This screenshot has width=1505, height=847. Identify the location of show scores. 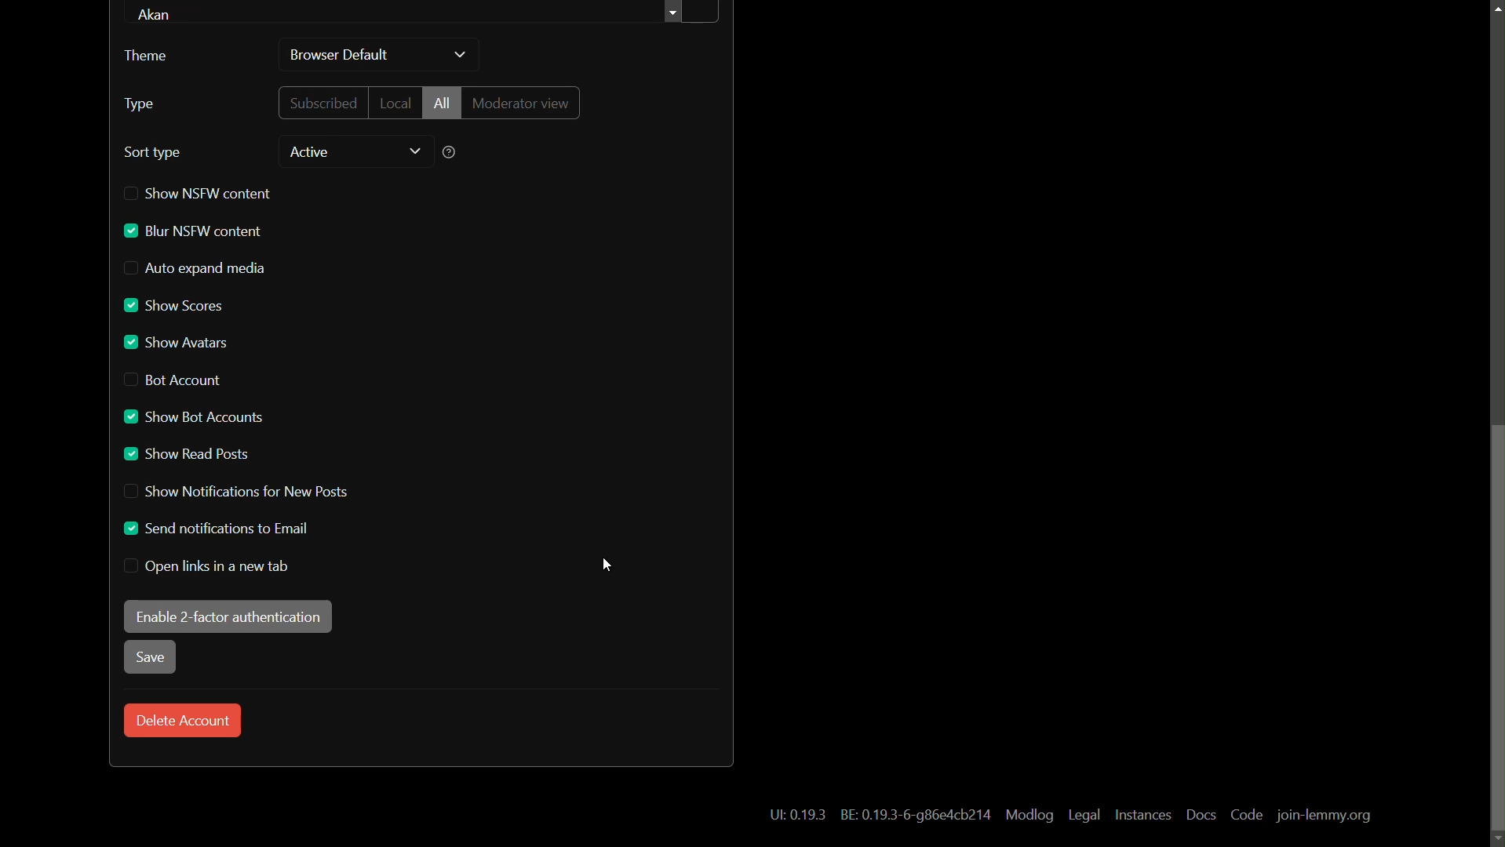
(173, 303).